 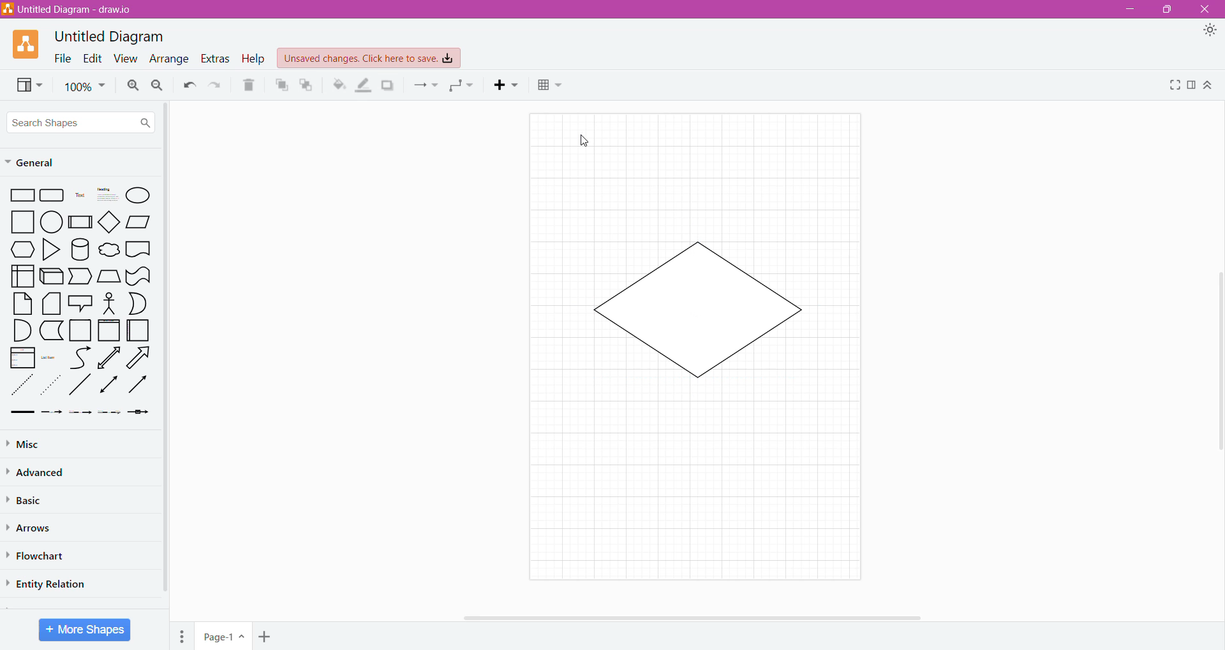 What do you see at coordinates (108, 251) in the screenshot?
I see `Thought Bubble` at bounding box center [108, 251].